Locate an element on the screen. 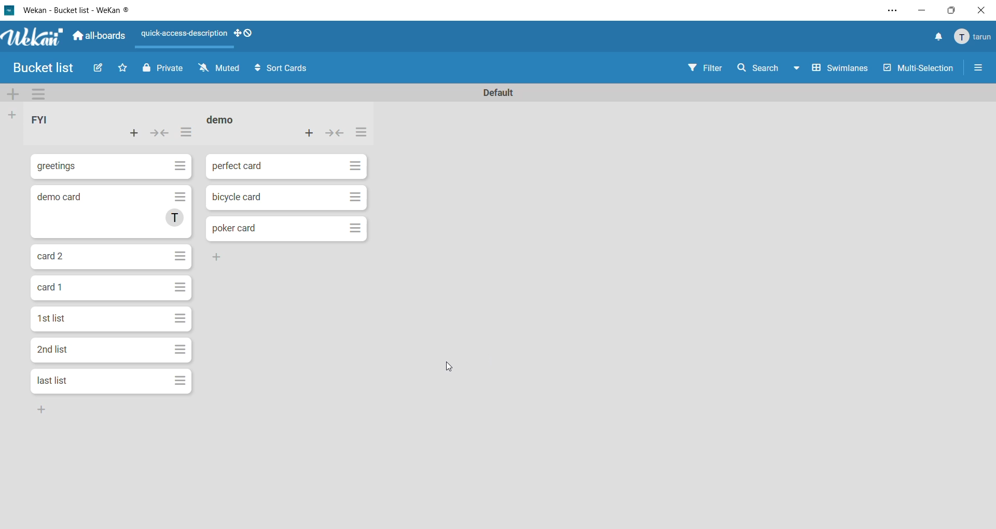  minimize is located at coordinates (924, 10).